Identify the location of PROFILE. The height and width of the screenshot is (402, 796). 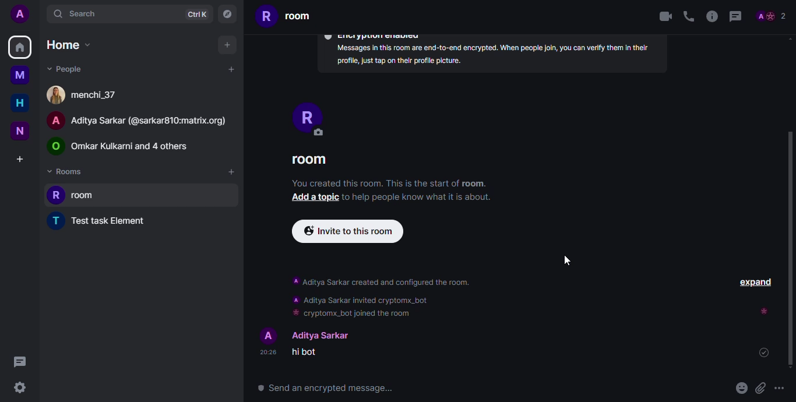
(315, 122).